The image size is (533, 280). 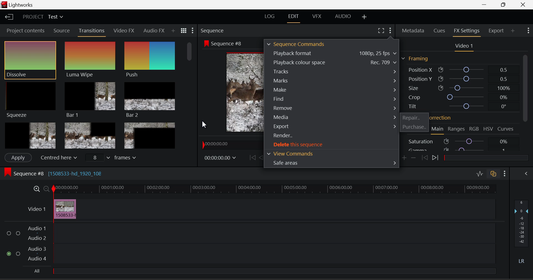 What do you see at coordinates (114, 158) in the screenshot?
I see `frames input` at bounding box center [114, 158].